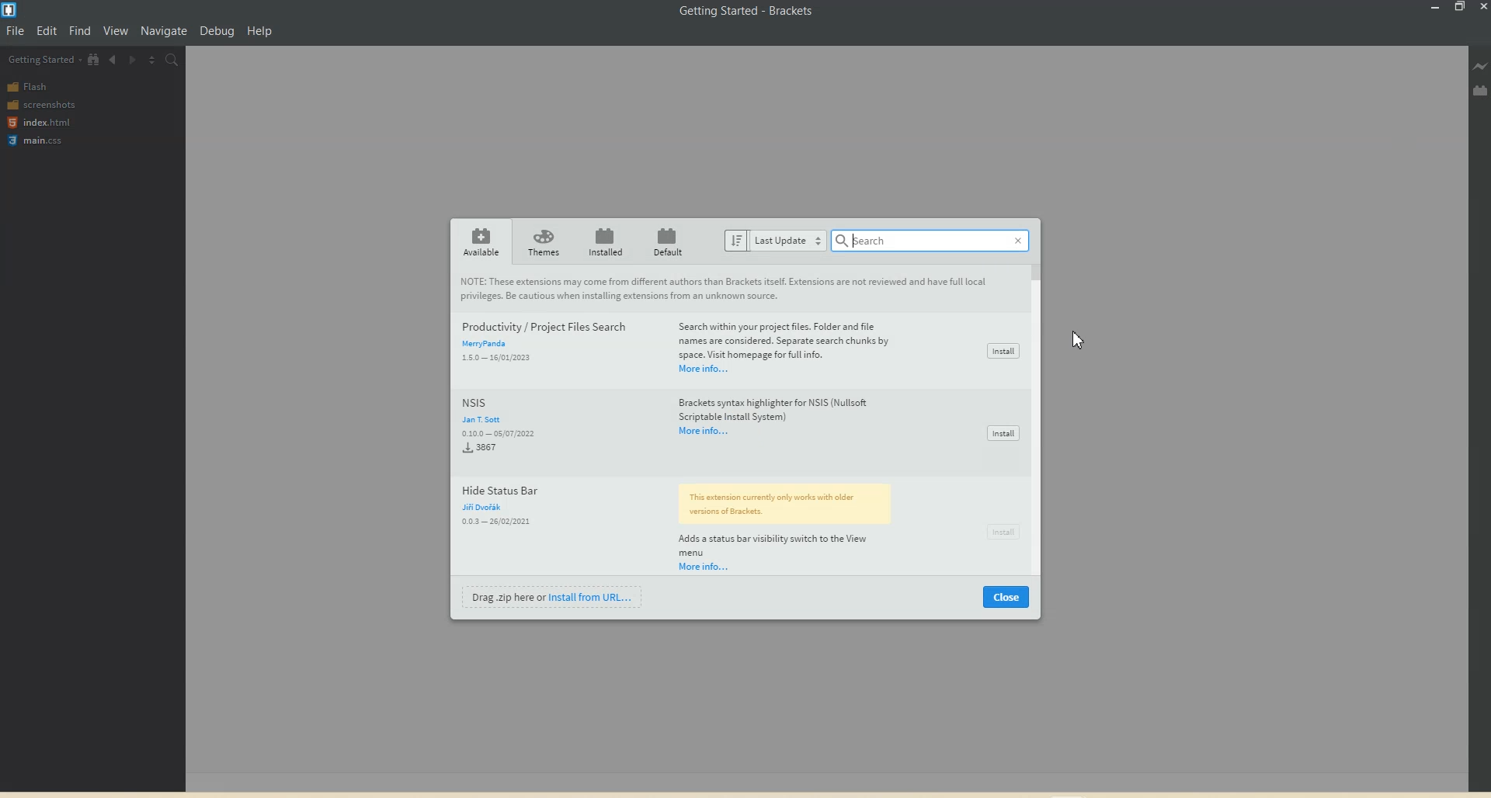  What do you see at coordinates (94, 59) in the screenshot?
I see `View in file Tree` at bounding box center [94, 59].